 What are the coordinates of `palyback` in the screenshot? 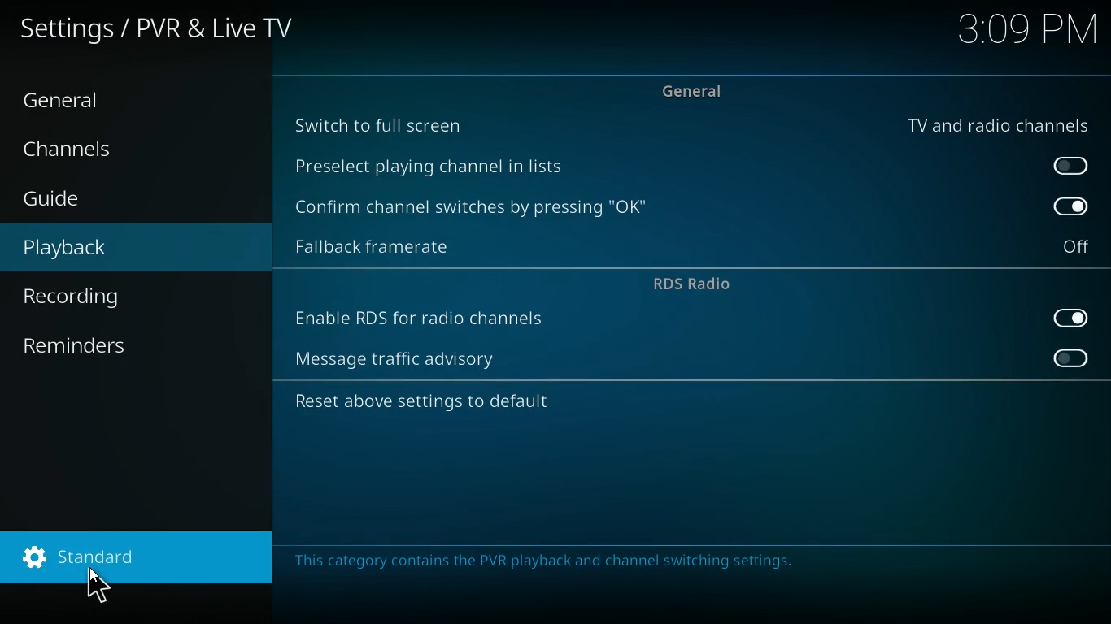 It's located at (83, 248).